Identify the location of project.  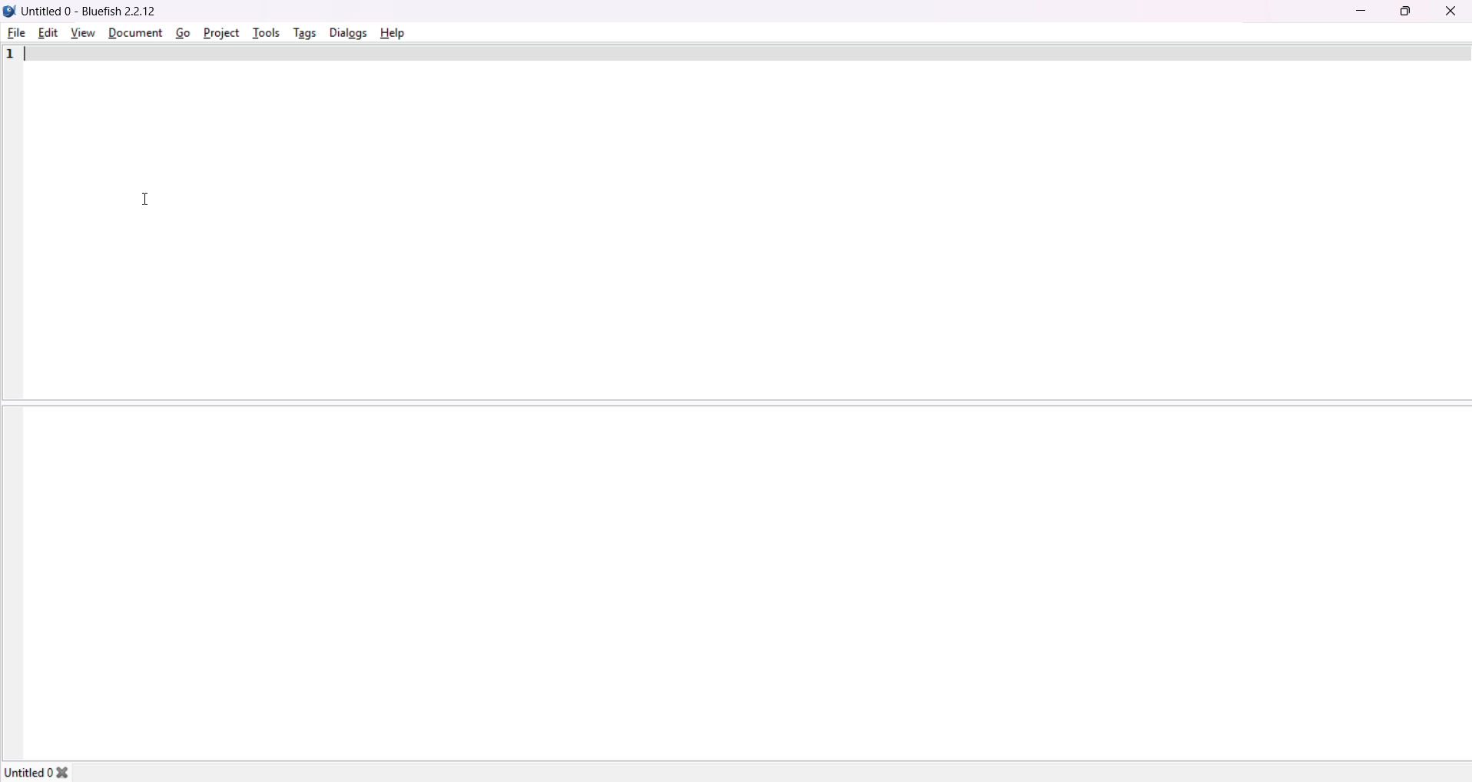
(220, 31).